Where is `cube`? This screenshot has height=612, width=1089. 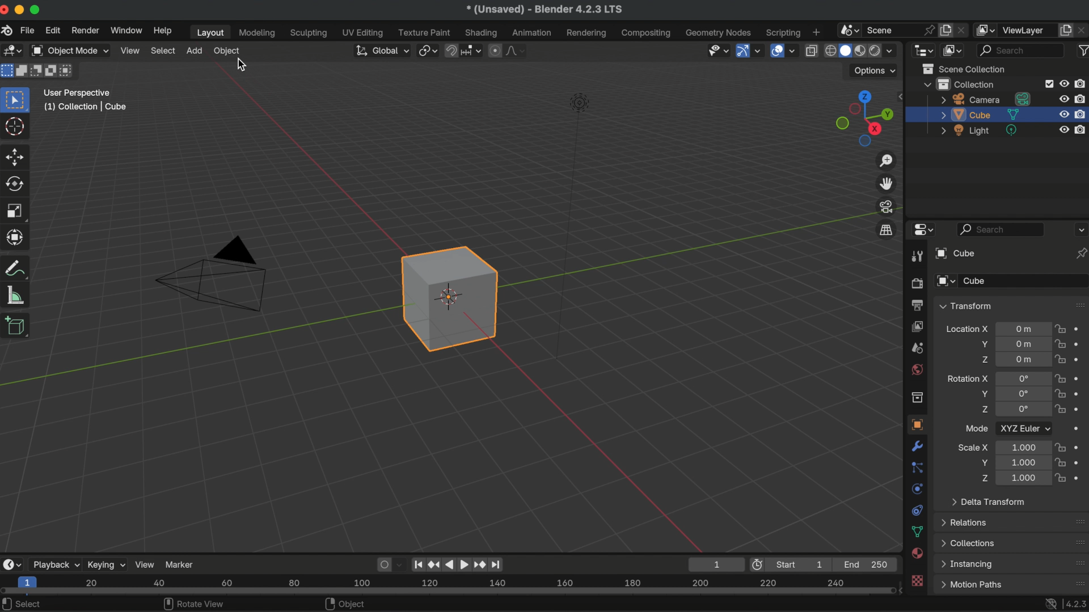
cube is located at coordinates (980, 114).